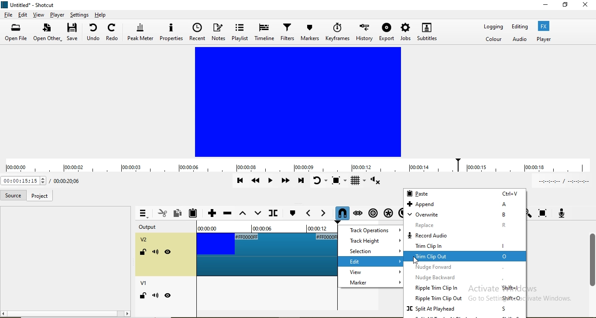 Image resolution: width=596 pixels, height=318 pixels. Describe the element at coordinates (93, 34) in the screenshot. I see `undo` at that location.